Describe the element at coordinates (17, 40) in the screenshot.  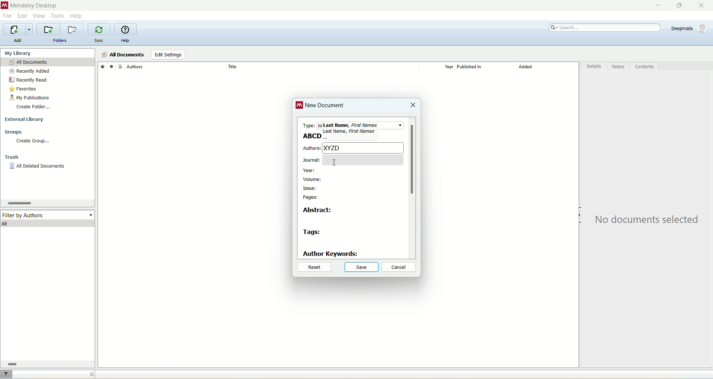
I see `add` at that location.